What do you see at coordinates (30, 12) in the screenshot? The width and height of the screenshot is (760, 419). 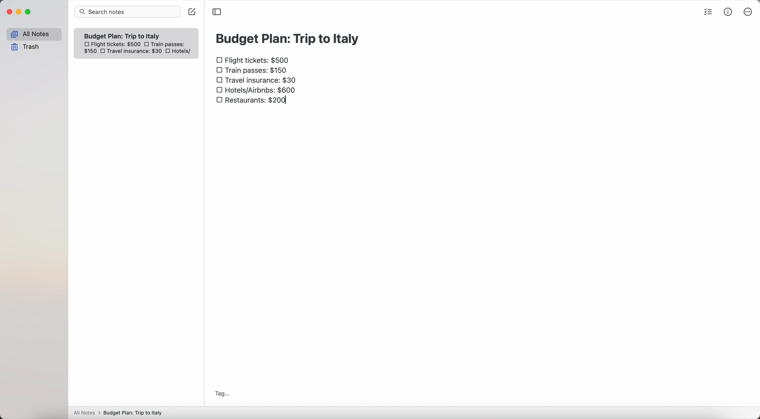 I see `maximize` at bounding box center [30, 12].